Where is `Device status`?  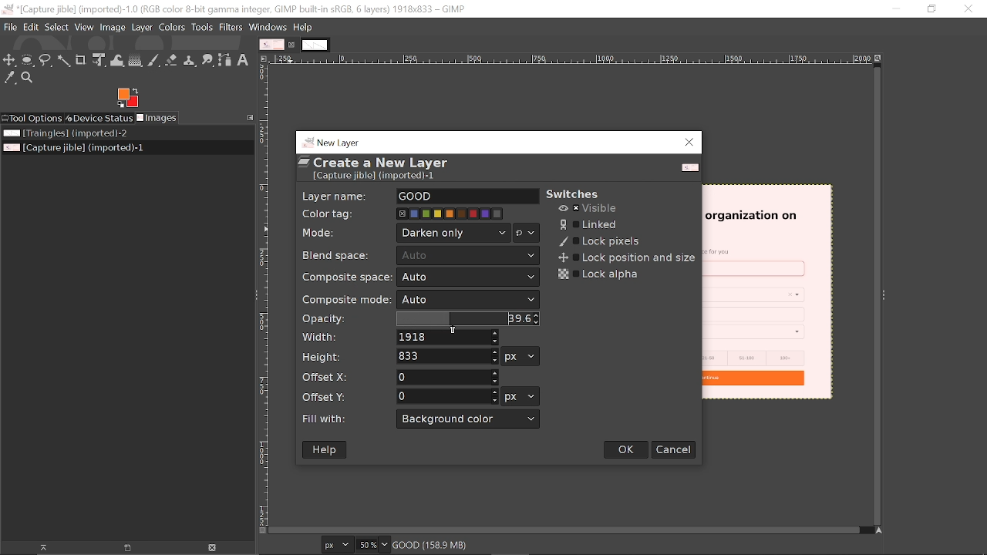
Device status is located at coordinates (98, 119).